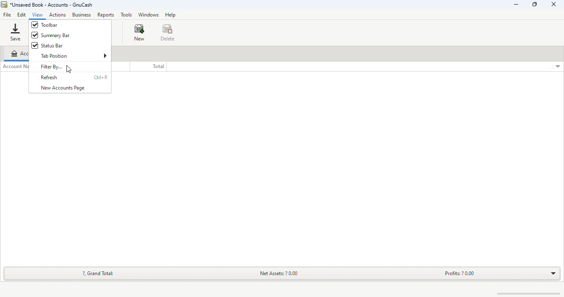 This screenshot has height=297, width=564. I want to click on account name, so click(15, 66).